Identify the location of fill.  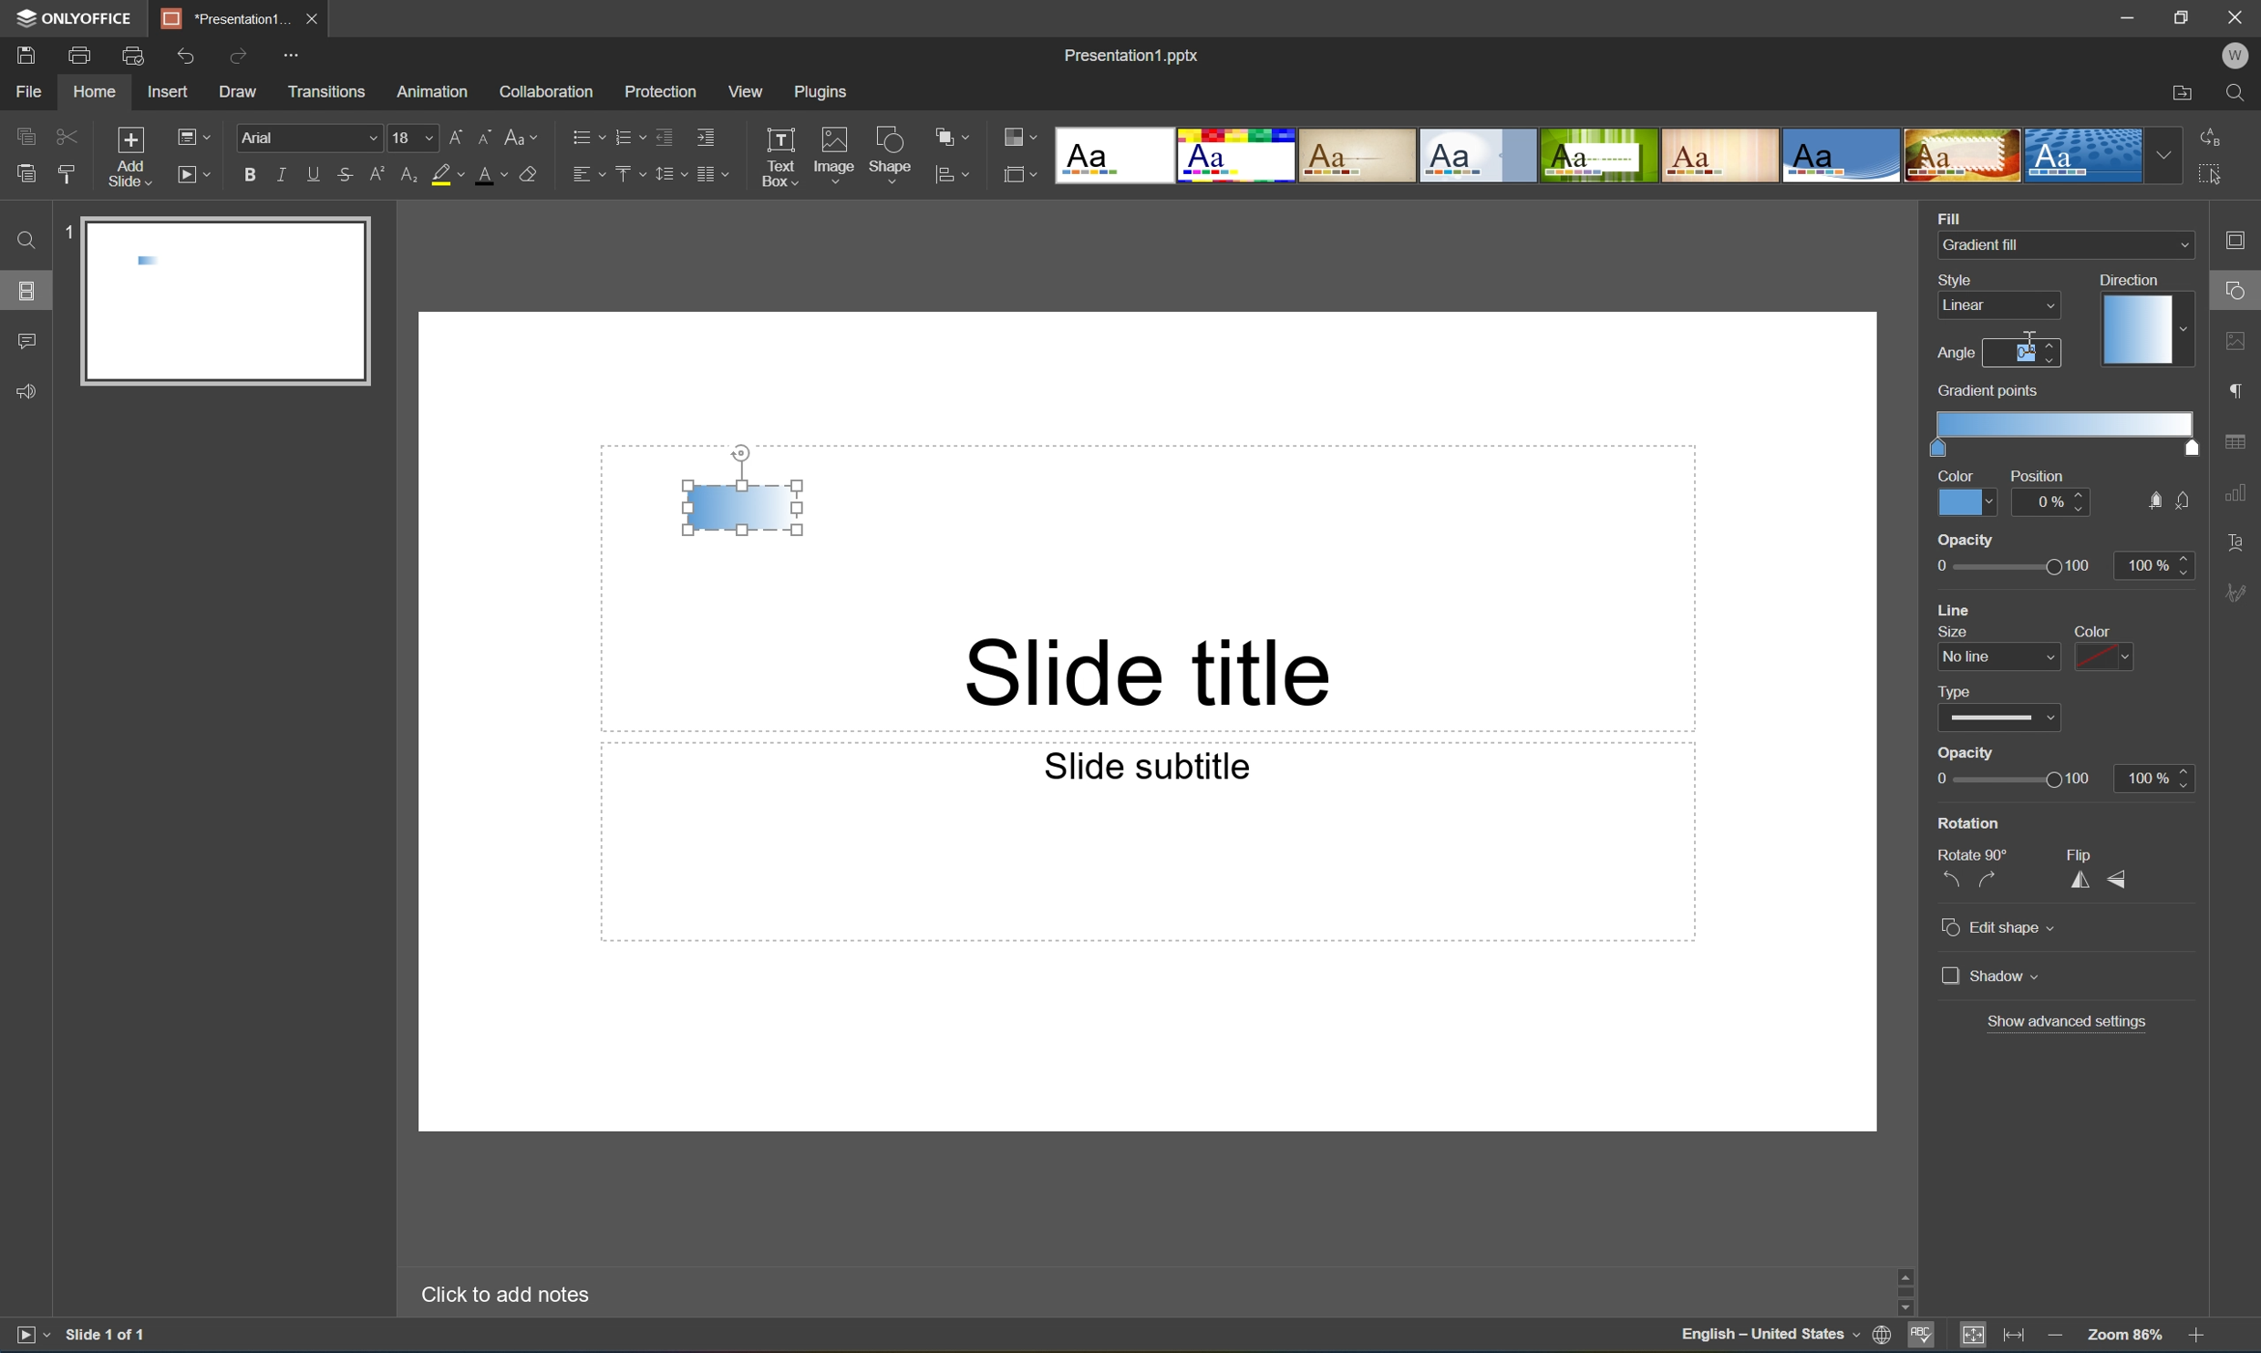
(2152, 501).